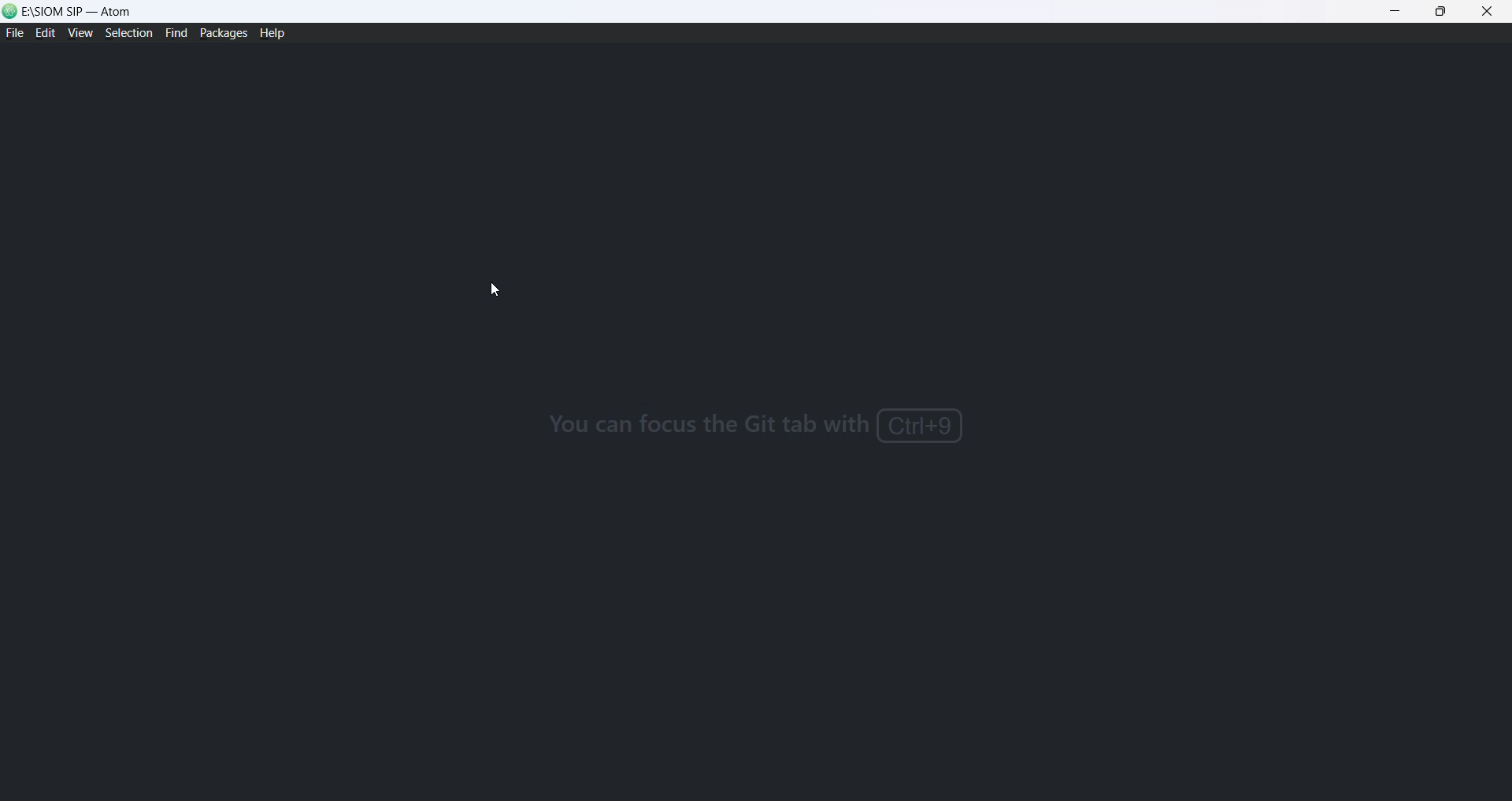  Describe the element at coordinates (173, 34) in the screenshot. I see `find` at that location.